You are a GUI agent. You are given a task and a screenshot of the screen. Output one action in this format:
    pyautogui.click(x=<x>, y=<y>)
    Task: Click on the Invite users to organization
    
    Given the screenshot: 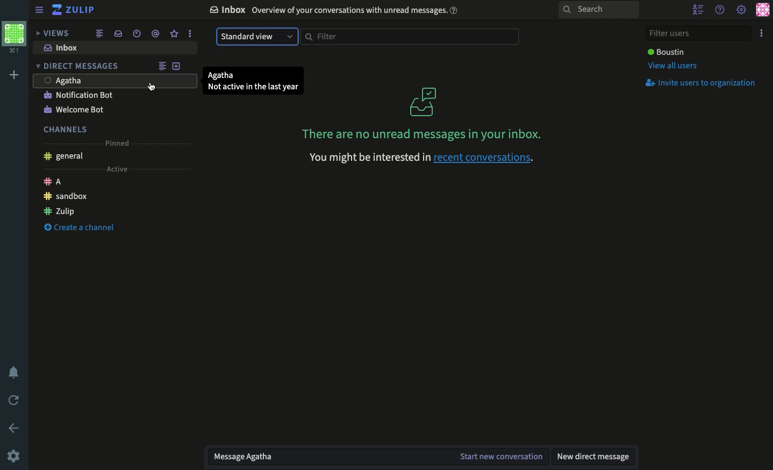 What is the action you would take?
    pyautogui.click(x=702, y=84)
    